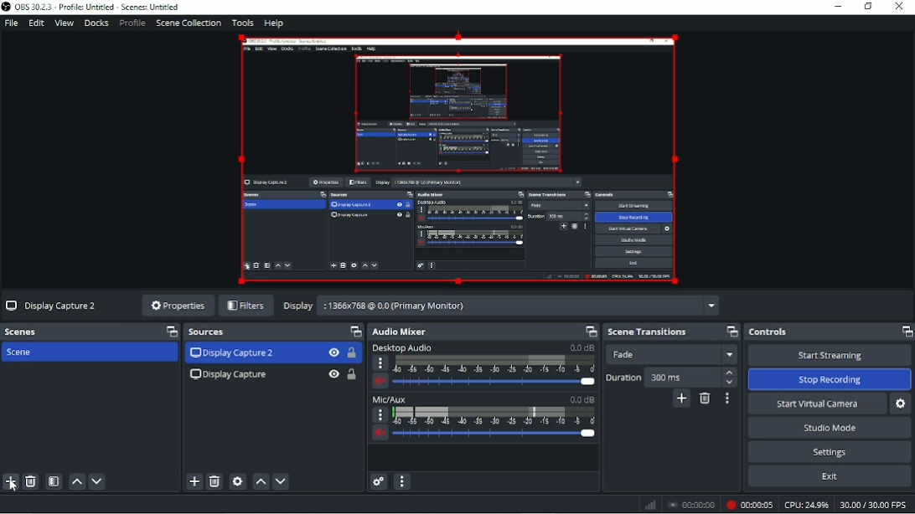 Image resolution: width=915 pixels, height=514 pixels. I want to click on Maximize, so click(354, 330).